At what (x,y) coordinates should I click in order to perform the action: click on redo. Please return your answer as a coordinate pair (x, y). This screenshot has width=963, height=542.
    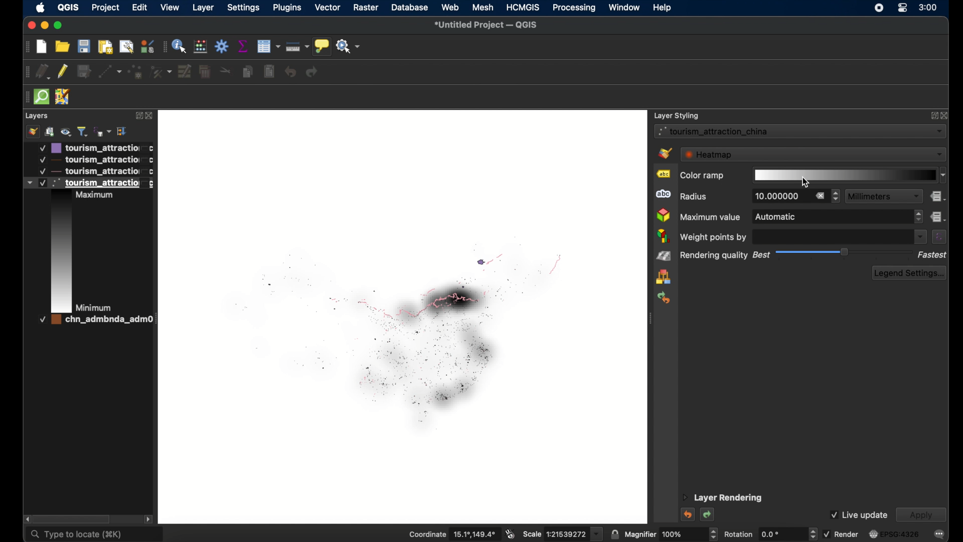
    Looking at the image, I should click on (313, 73).